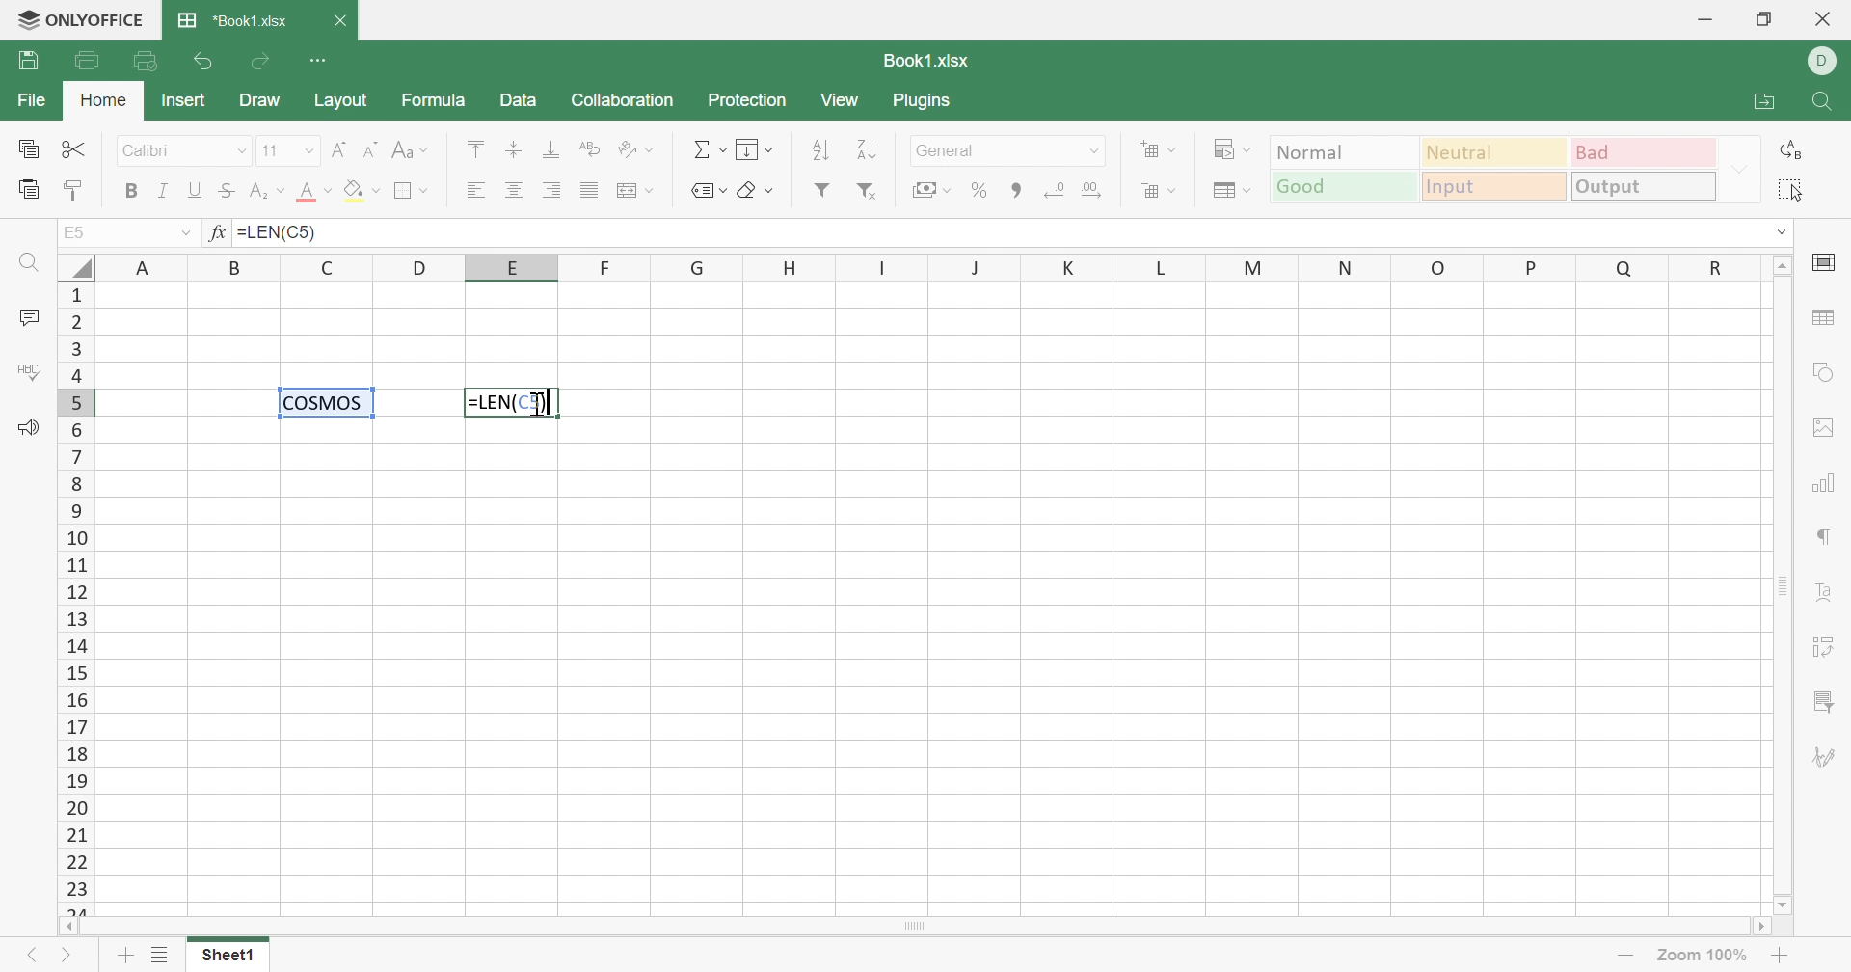 The height and width of the screenshot is (972, 1851). Describe the element at coordinates (1825, 20) in the screenshot. I see `Close` at that location.